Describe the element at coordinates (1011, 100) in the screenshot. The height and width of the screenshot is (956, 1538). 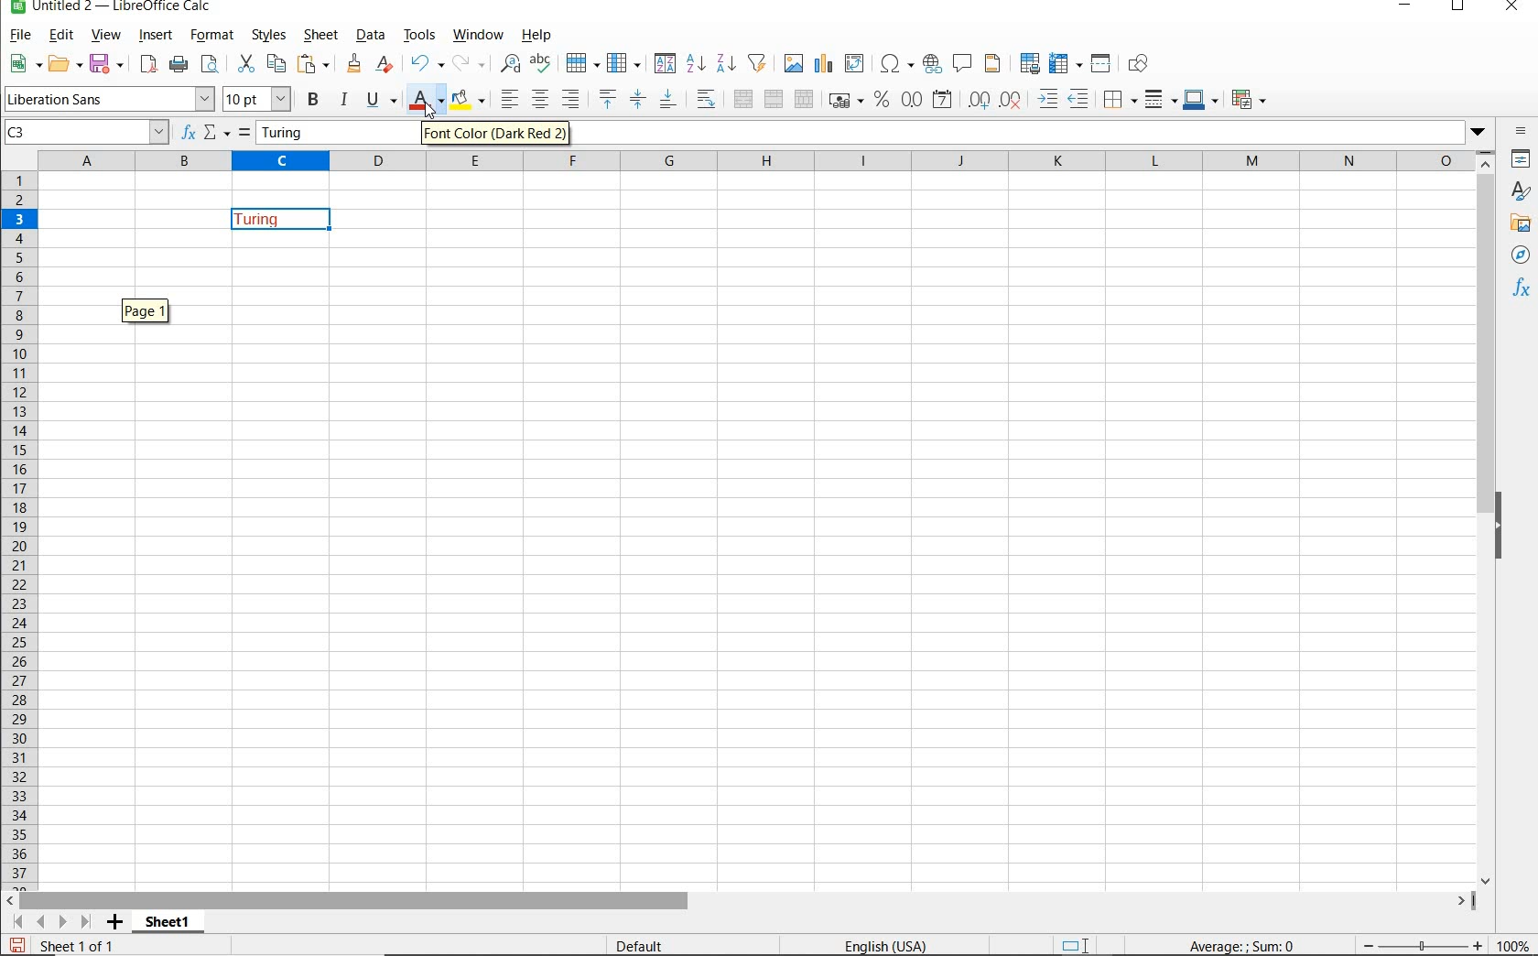
I see `DELETE DECIMAL PLACE` at that location.